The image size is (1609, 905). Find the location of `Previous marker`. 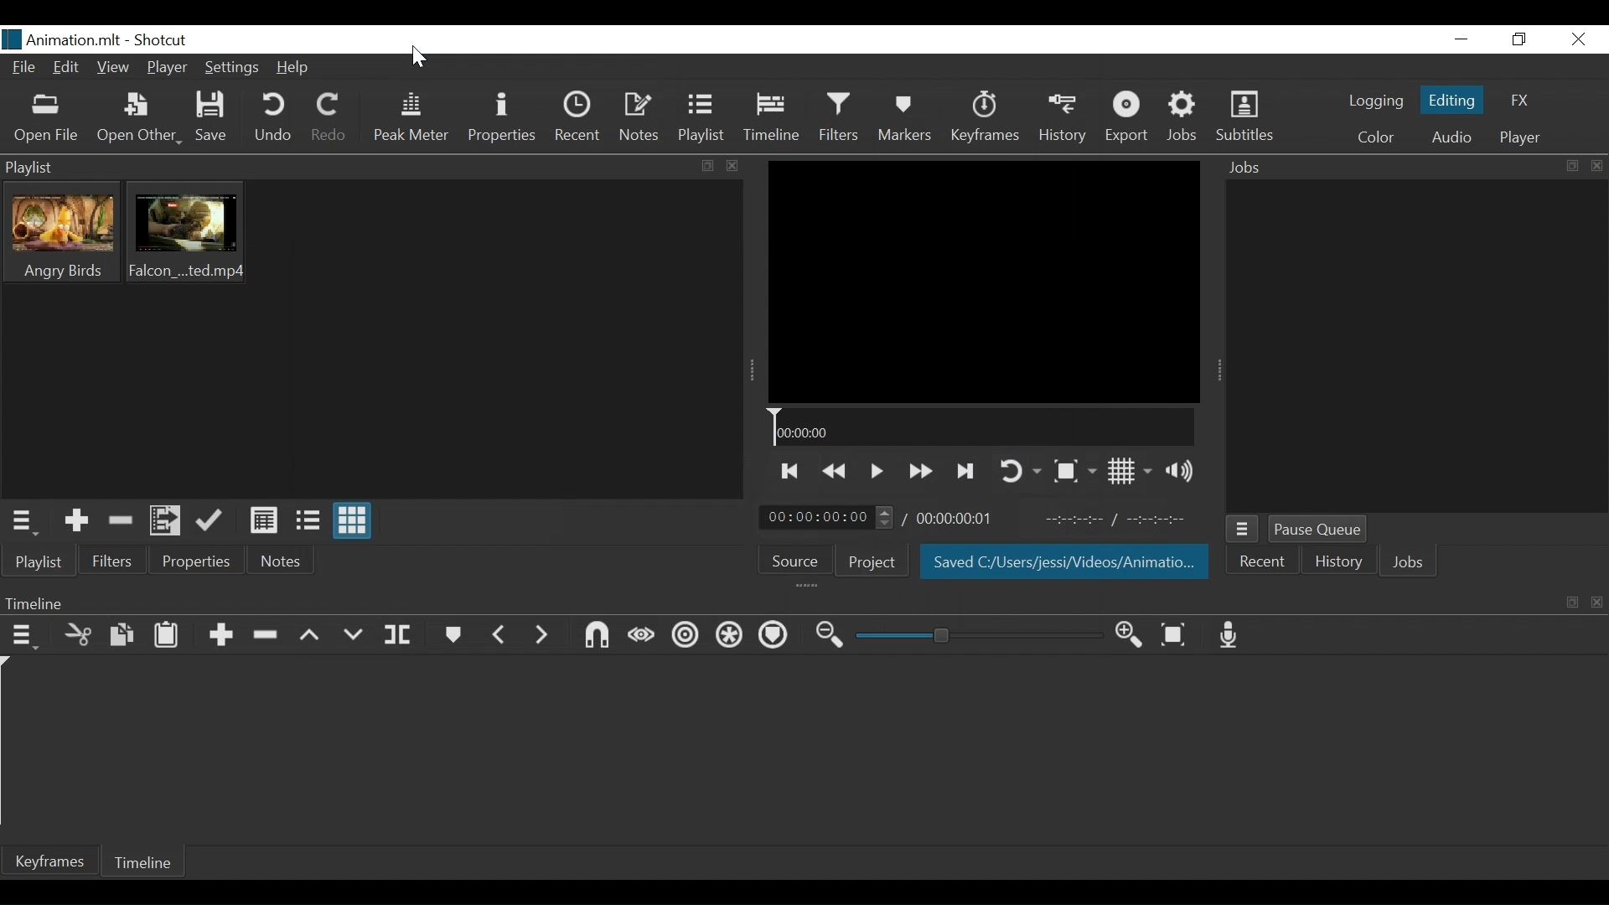

Previous marker is located at coordinates (502, 635).